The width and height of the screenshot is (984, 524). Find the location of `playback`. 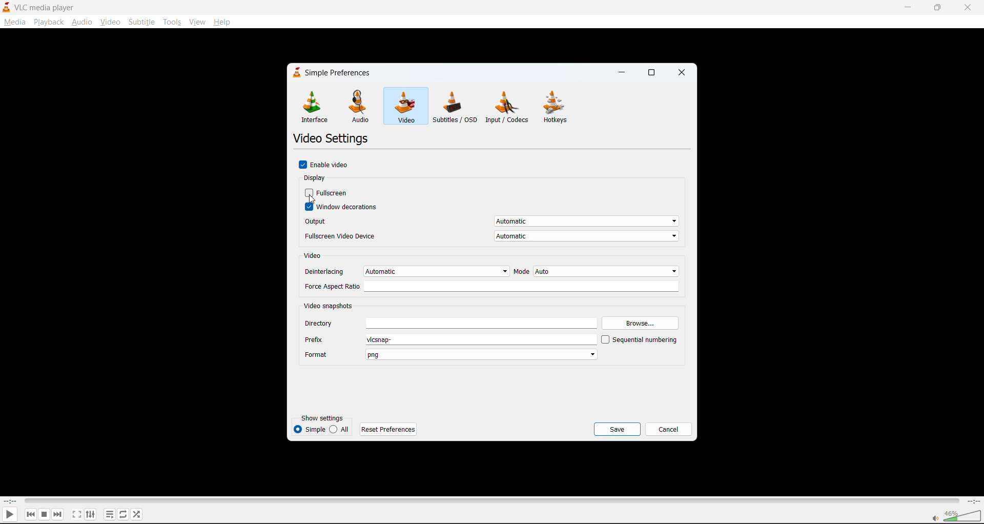

playback is located at coordinates (49, 22).